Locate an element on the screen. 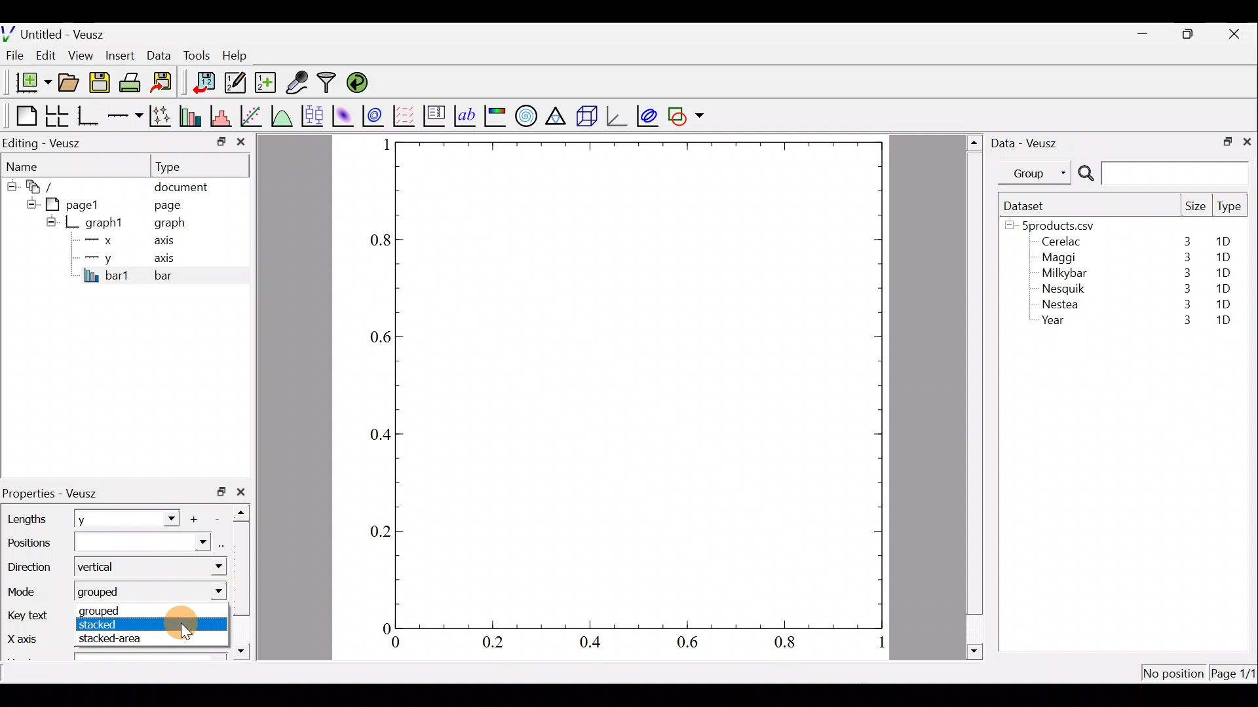 The image size is (1258, 707). plot covariance ellipses is located at coordinates (649, 115).